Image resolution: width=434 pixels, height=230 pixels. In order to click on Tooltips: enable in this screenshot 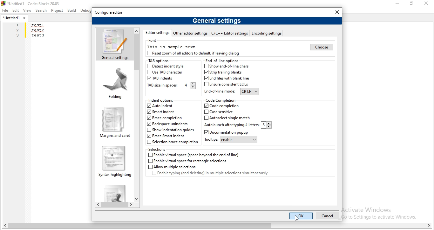, I will do `click(230, 140)`.